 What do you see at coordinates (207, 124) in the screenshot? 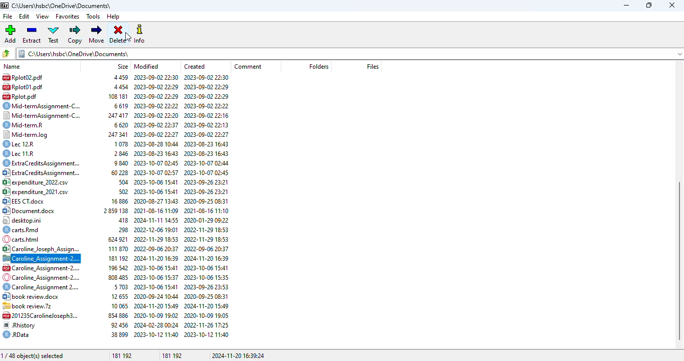
I see `2023-09-02 22:13` at bounding box center [207, 124].